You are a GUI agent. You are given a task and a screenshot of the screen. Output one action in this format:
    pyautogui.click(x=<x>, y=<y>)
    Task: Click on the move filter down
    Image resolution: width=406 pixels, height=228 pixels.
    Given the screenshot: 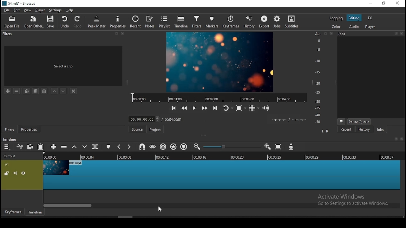 What is the action you would take?
    pyautogui.click(x=63, y=91)
    